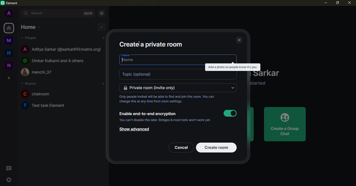  What do you see at coordinates (164, 117) in the screenshot?
I see `Enable end-to-end encryption
You can't disable this later. Bridges & most bots won't work yet.` at bounding box center [164, 117].